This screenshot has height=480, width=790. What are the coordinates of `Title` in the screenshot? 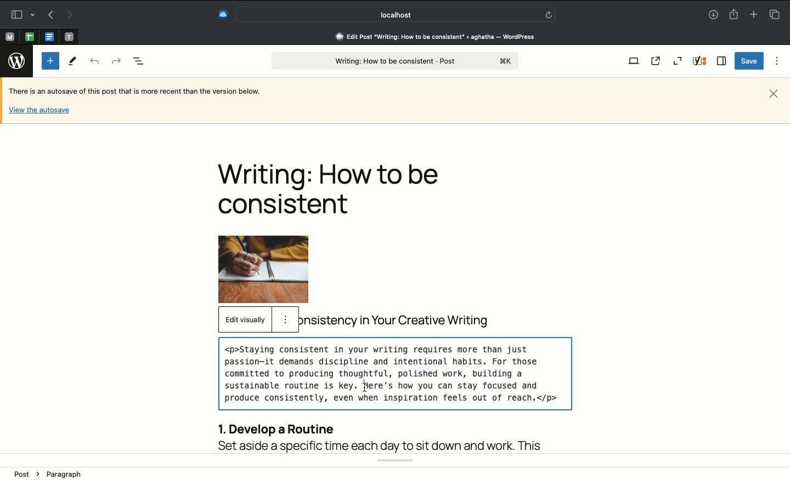 It's located at (334, 188).